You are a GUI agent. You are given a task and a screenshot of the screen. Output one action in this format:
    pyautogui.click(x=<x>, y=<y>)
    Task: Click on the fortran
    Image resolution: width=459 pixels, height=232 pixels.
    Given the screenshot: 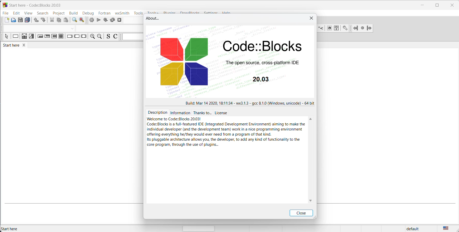 What is the action you would take?
    pyautogui.click(x=104, y=13)
    